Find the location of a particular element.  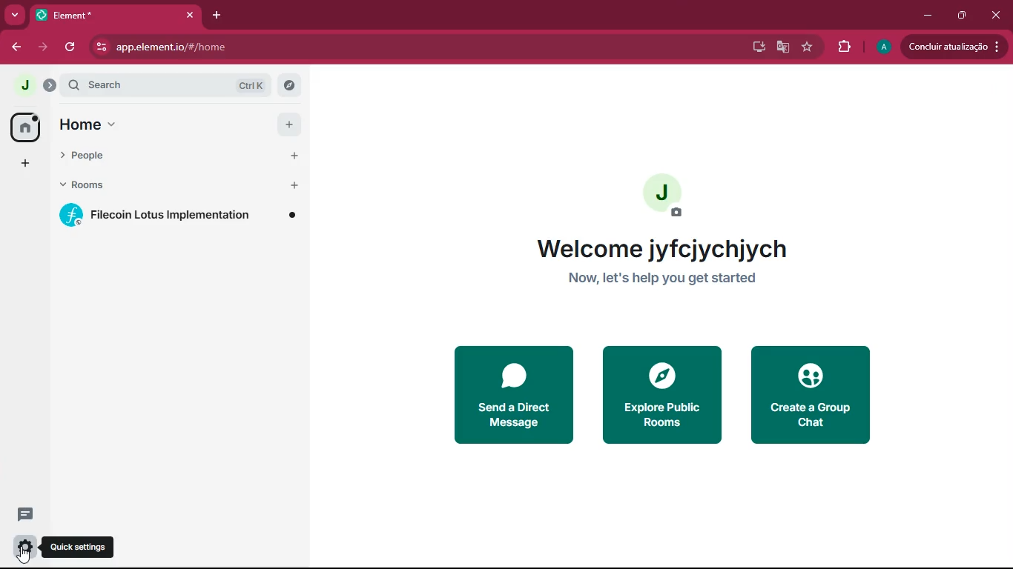

a is located at coordinates (884, 47).